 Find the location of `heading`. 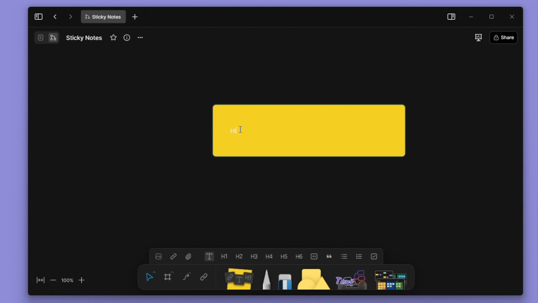

heading is located at coordinates (302, 257).